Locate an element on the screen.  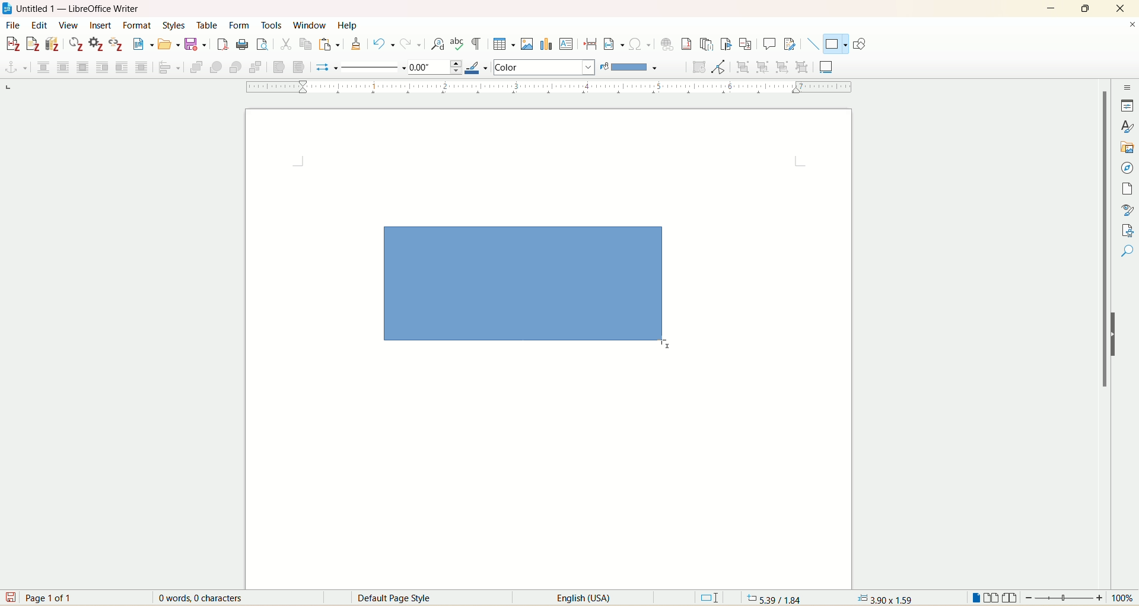
toggle point edit mode is located at coordinates (721, 68).